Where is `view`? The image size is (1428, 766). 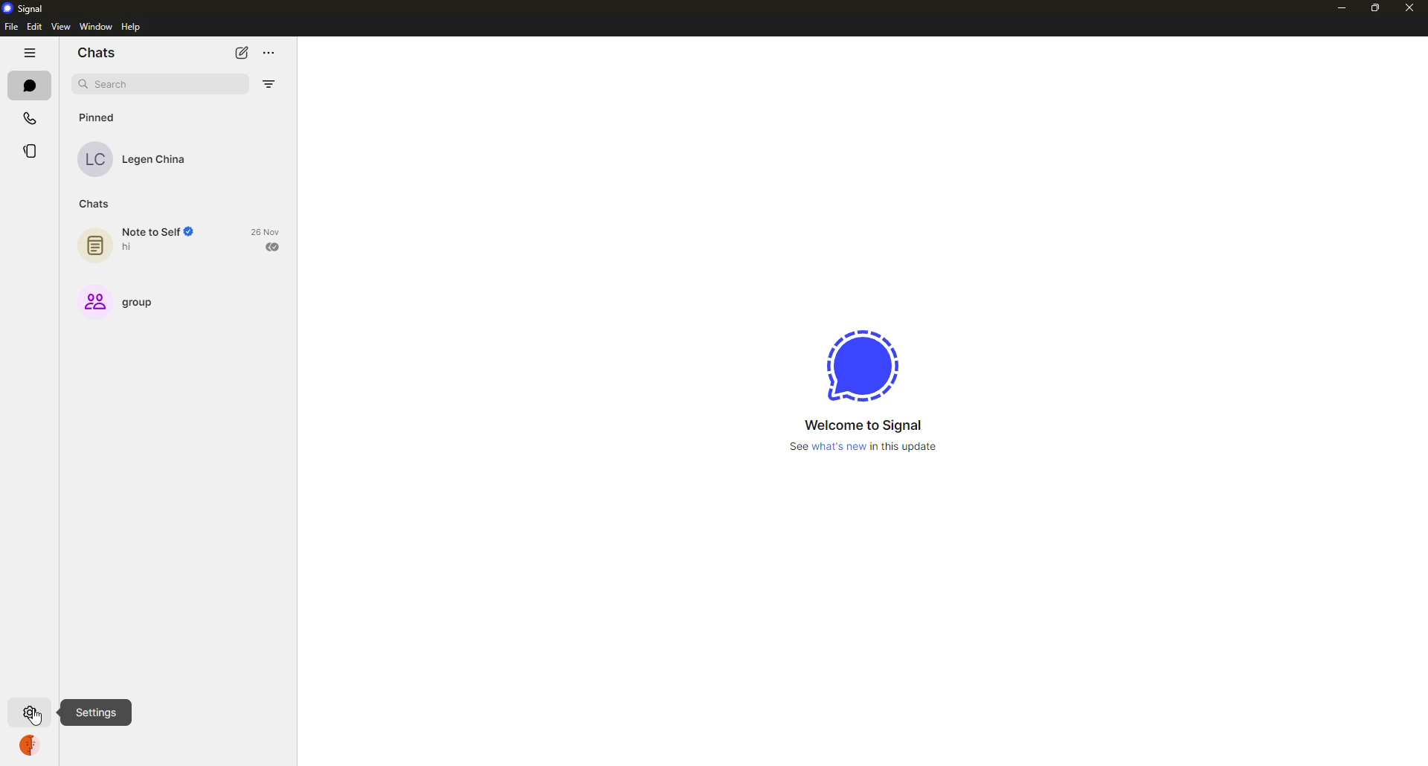
view is located at coordinates (63, 28).